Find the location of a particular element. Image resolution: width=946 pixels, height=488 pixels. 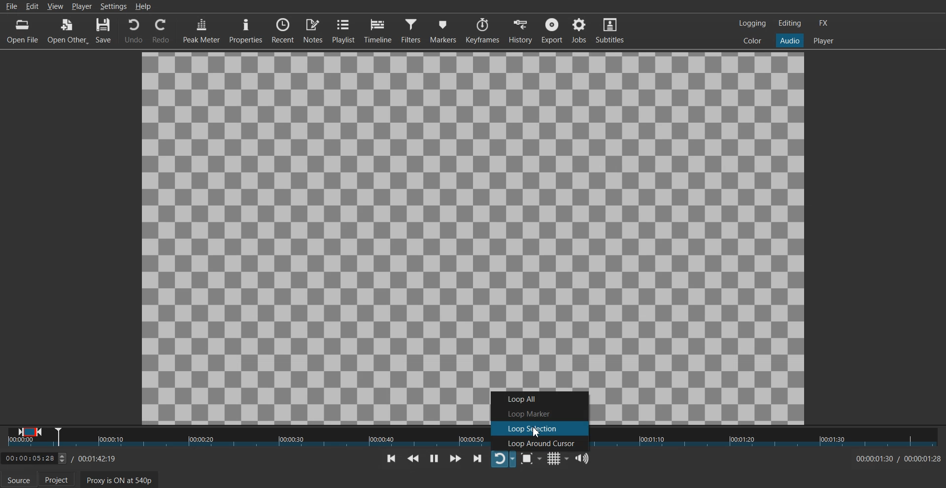

Skip To previous point is located at coordinates (391, 458).